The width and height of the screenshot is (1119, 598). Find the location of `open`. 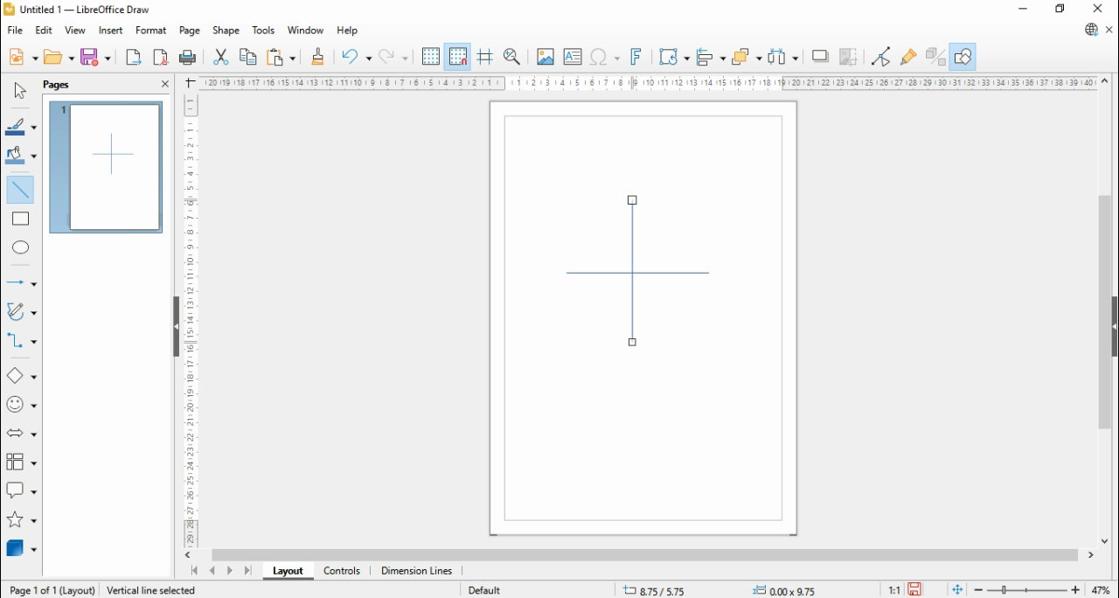

open is located at coordinates (60, 57).